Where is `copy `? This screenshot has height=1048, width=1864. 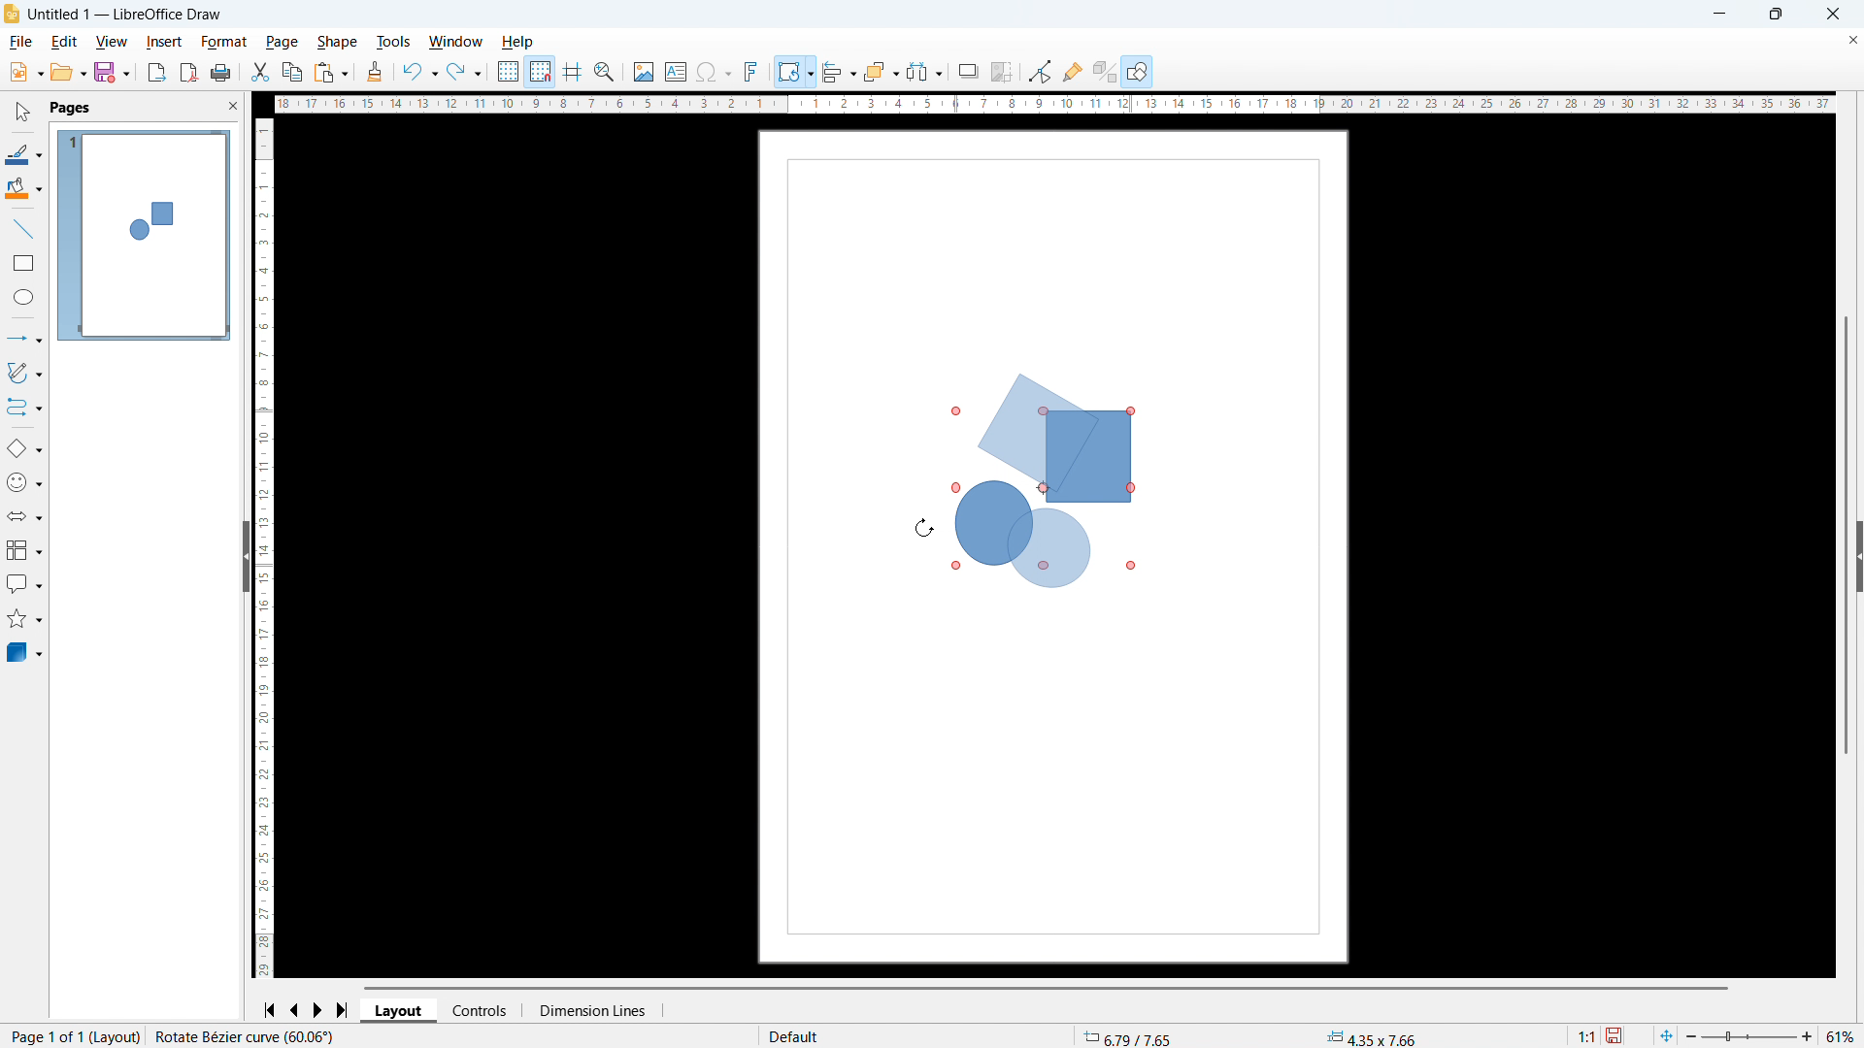
copy  is located at coordinates (293, 72).